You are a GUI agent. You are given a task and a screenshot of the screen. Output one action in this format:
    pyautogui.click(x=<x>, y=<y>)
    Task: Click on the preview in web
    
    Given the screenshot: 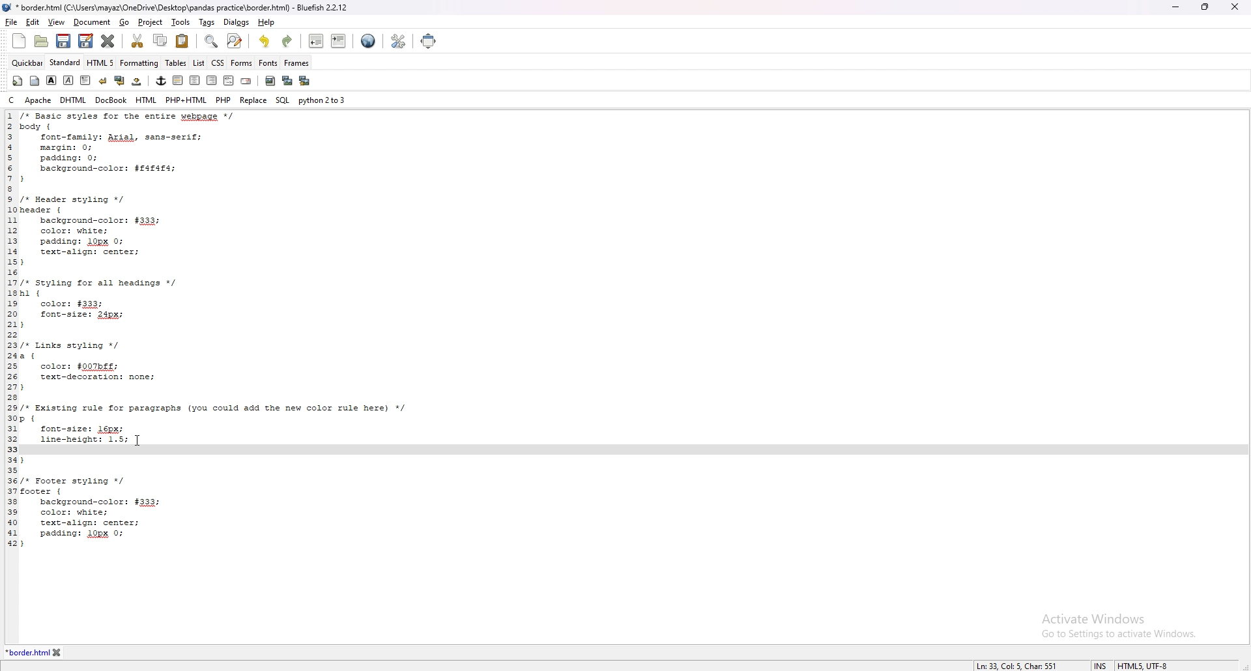 What is the action you would take?
    pyautogui.click(x=369, y=40)
    